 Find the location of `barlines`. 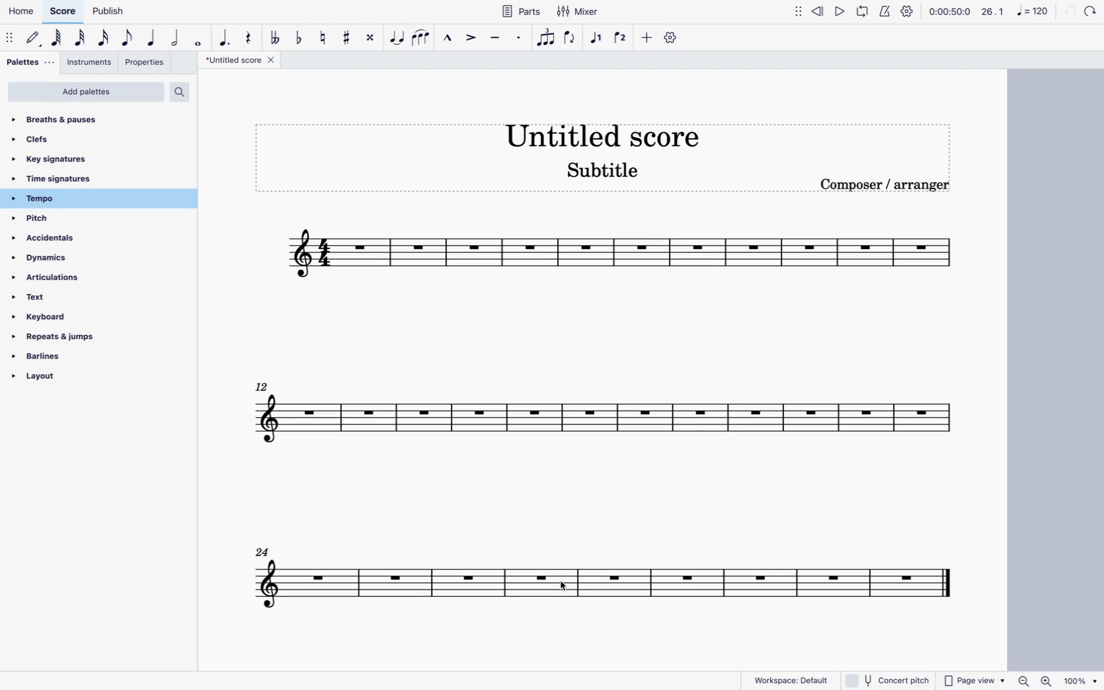

barlines is located at coordinates (82, 356).